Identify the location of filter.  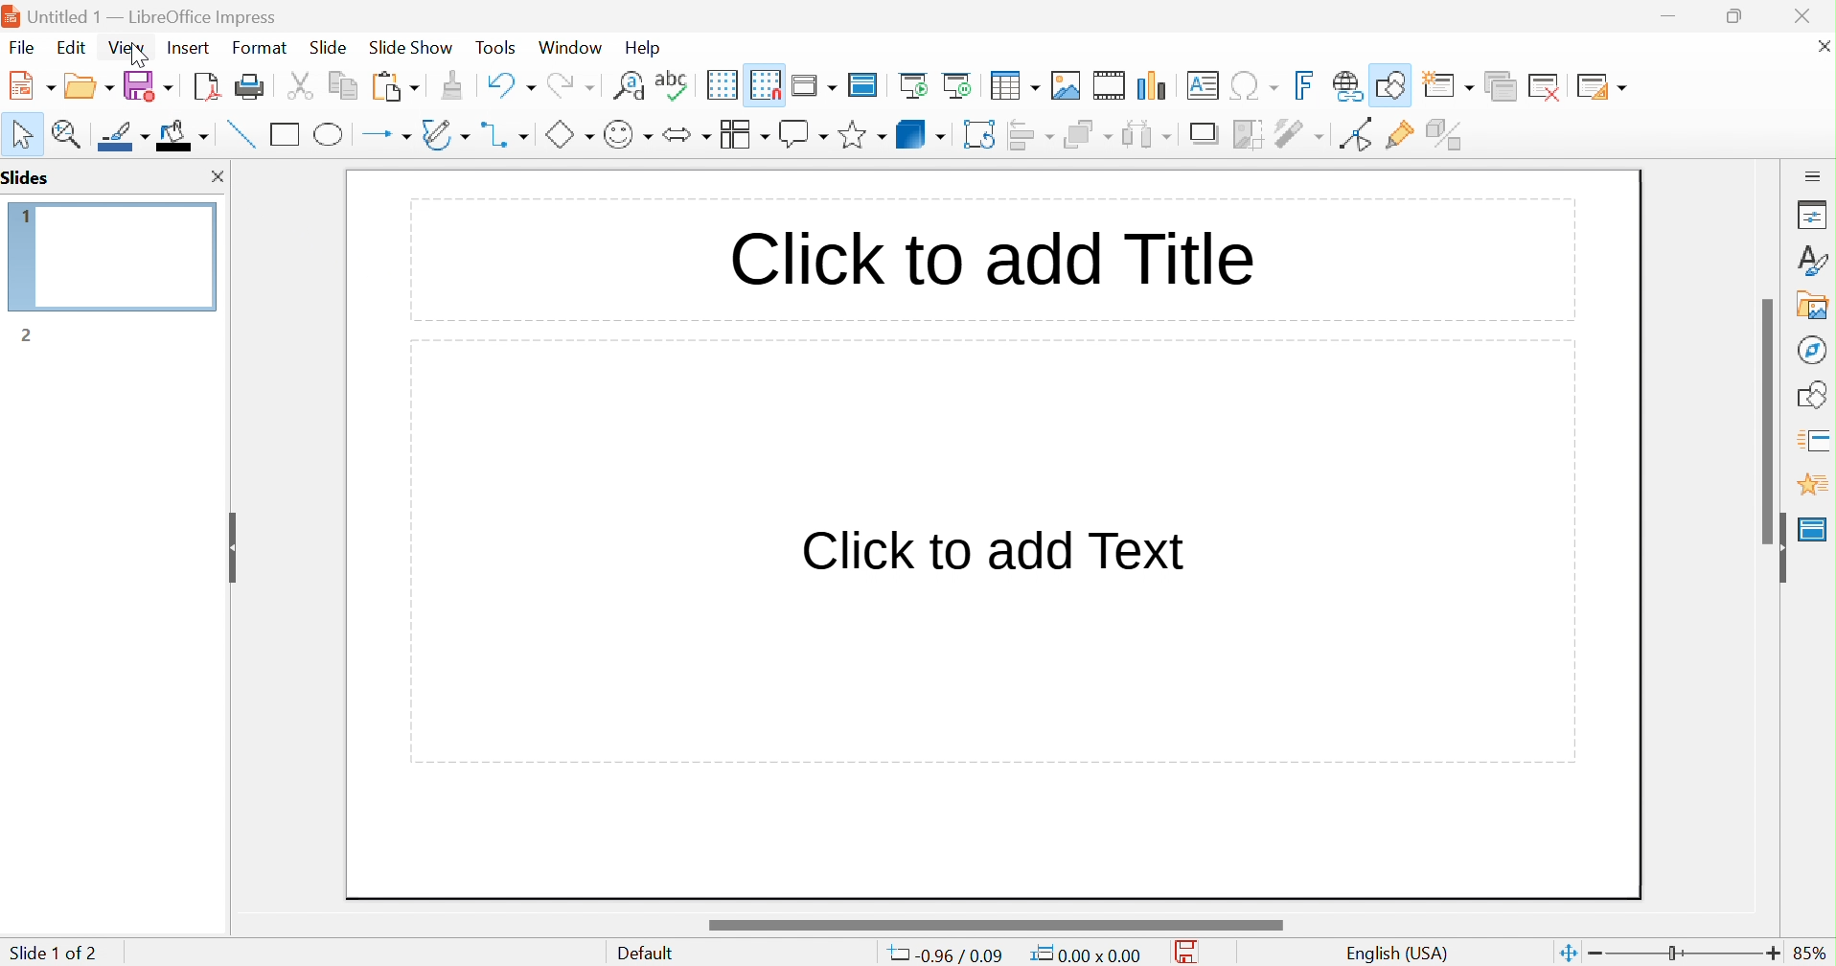
(1301, 133).